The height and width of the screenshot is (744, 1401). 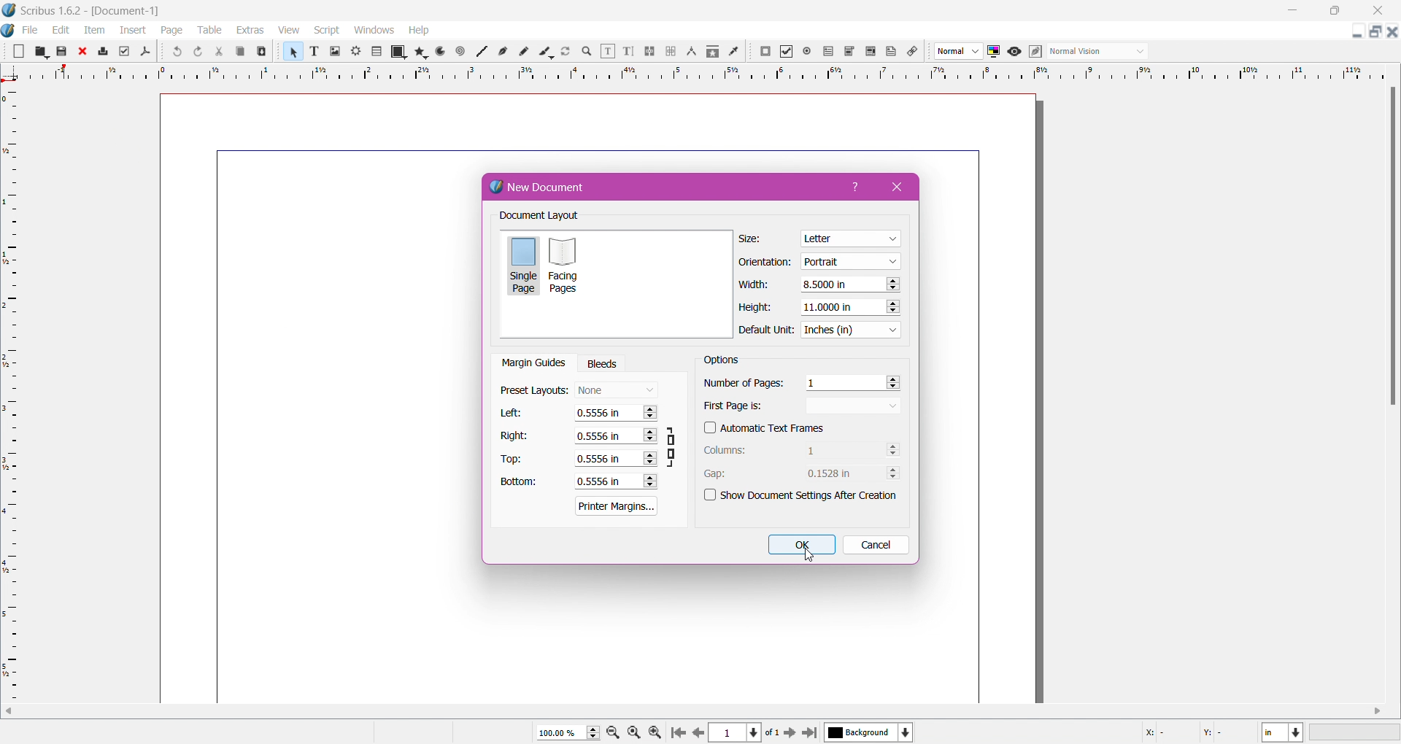 What do you see at coordinates (1351, 33) in the screenshot?
I see `minimize` at bounding box center [1351, 33].